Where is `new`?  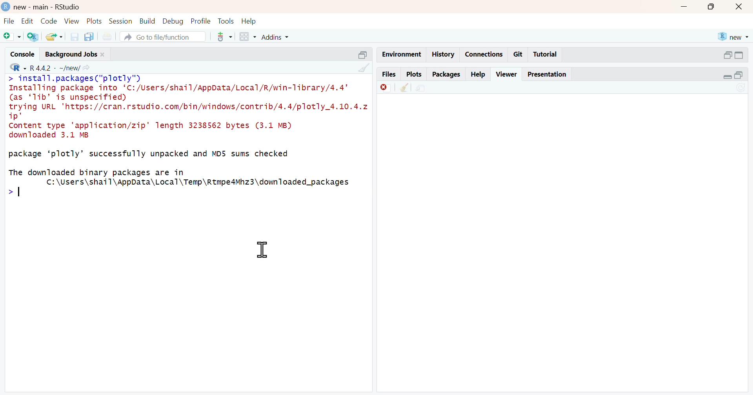 new is located at coordinates (733, 37).